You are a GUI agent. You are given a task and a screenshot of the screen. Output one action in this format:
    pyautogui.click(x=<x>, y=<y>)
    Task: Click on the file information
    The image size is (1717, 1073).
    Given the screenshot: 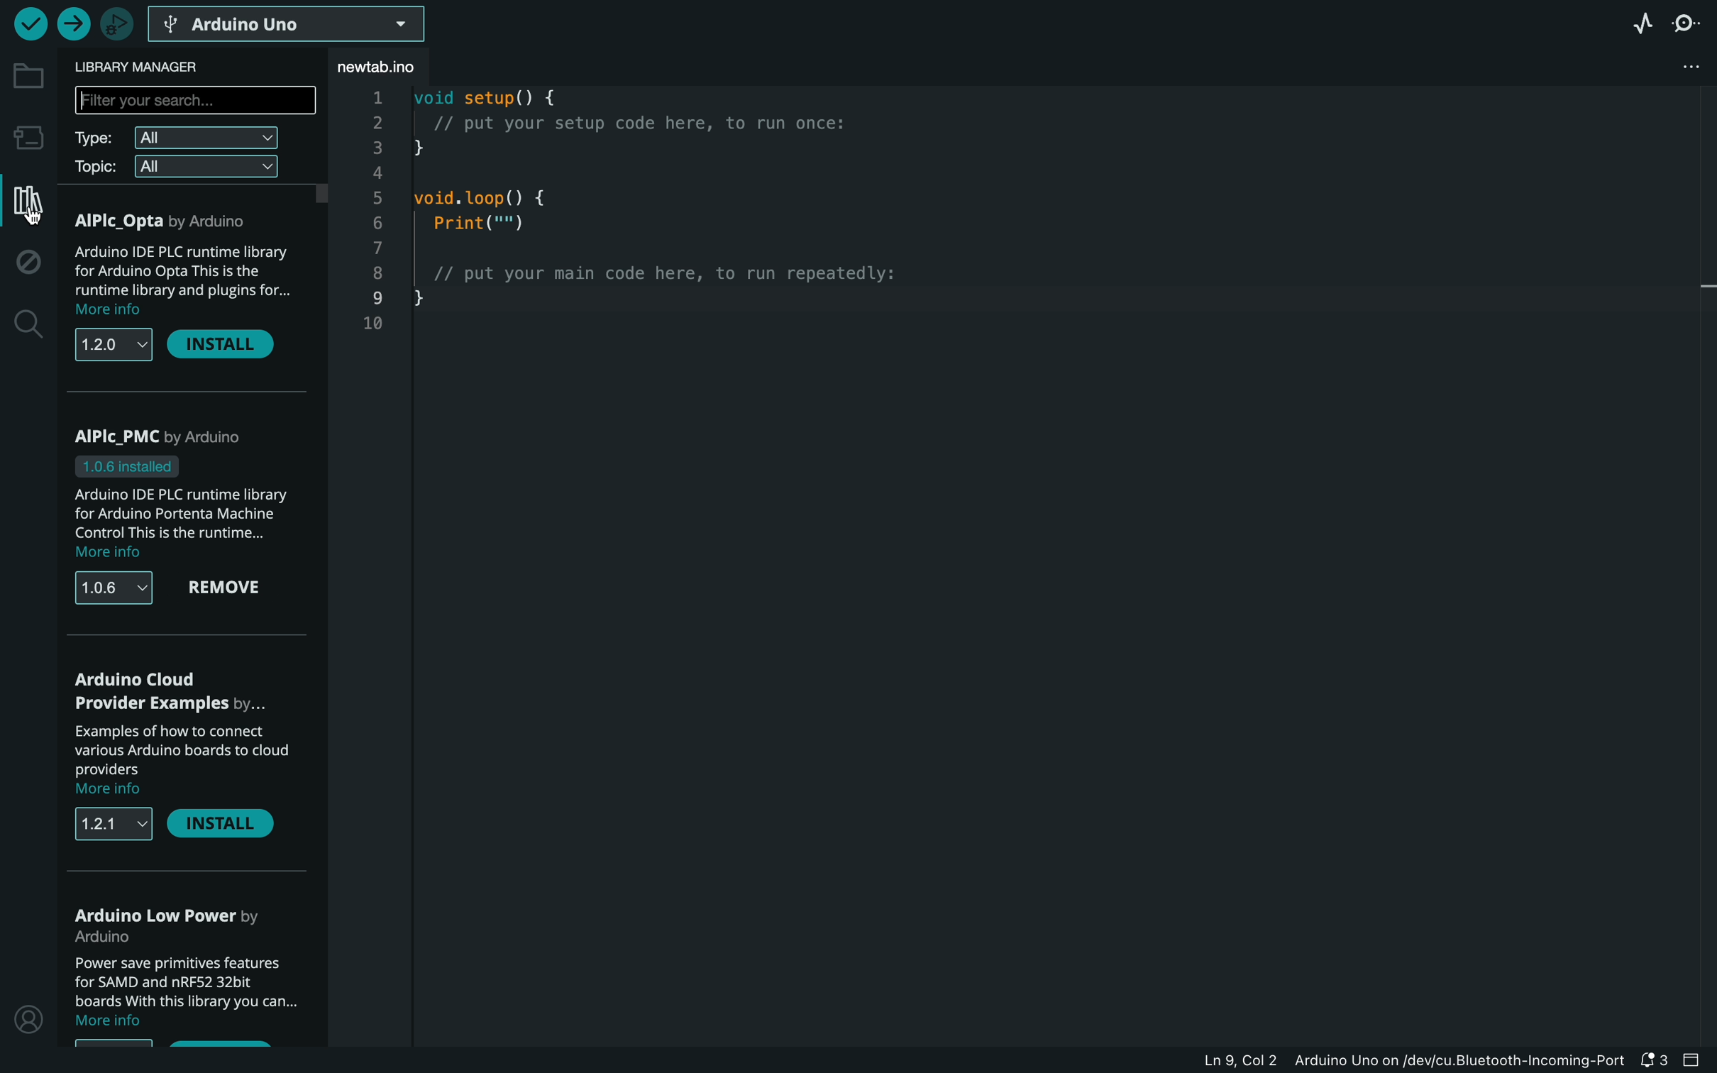 What is the action you would take?
    pyautogui.click(x=1389, y=1060)
    